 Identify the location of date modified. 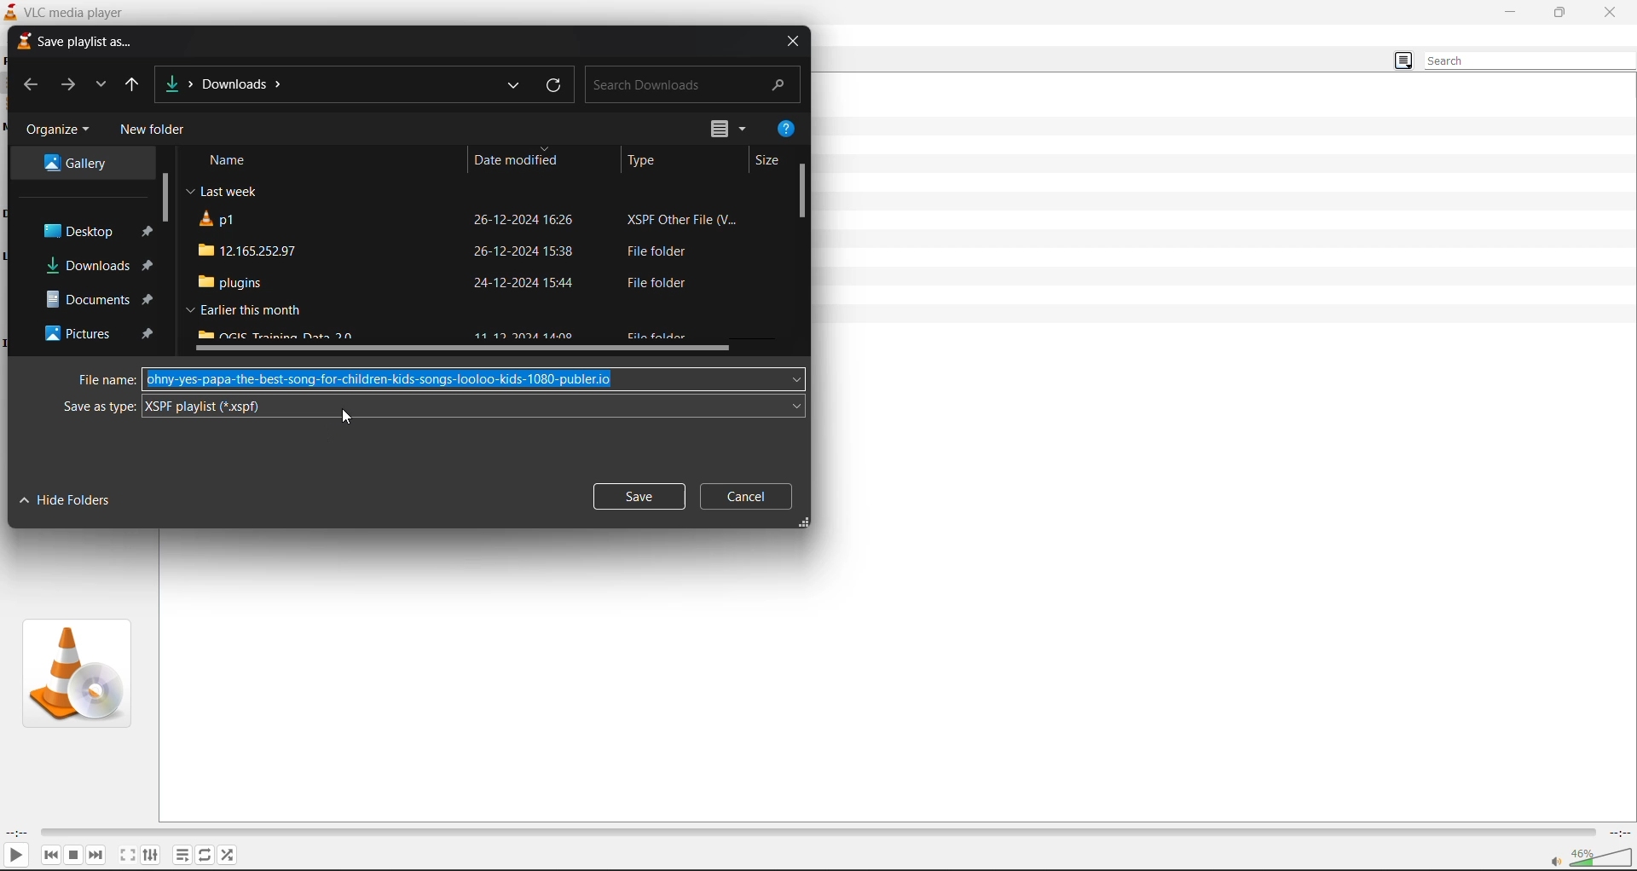
(515, 159).